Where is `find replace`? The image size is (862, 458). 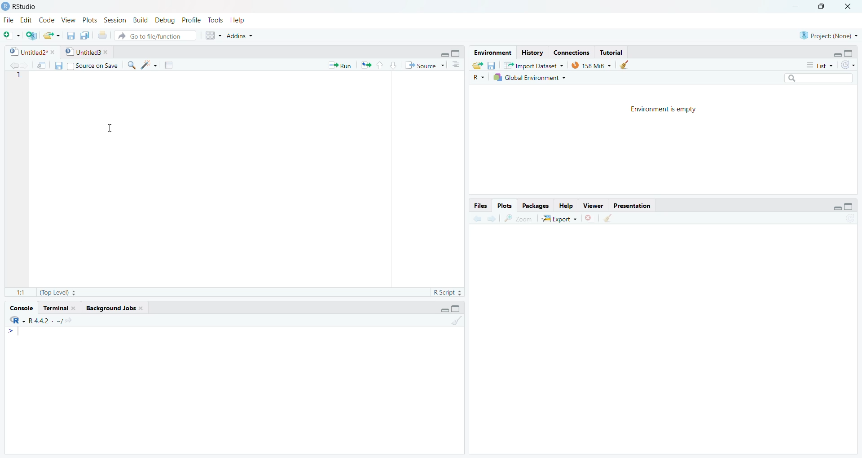 find replace is located at coordinates (131, 65).